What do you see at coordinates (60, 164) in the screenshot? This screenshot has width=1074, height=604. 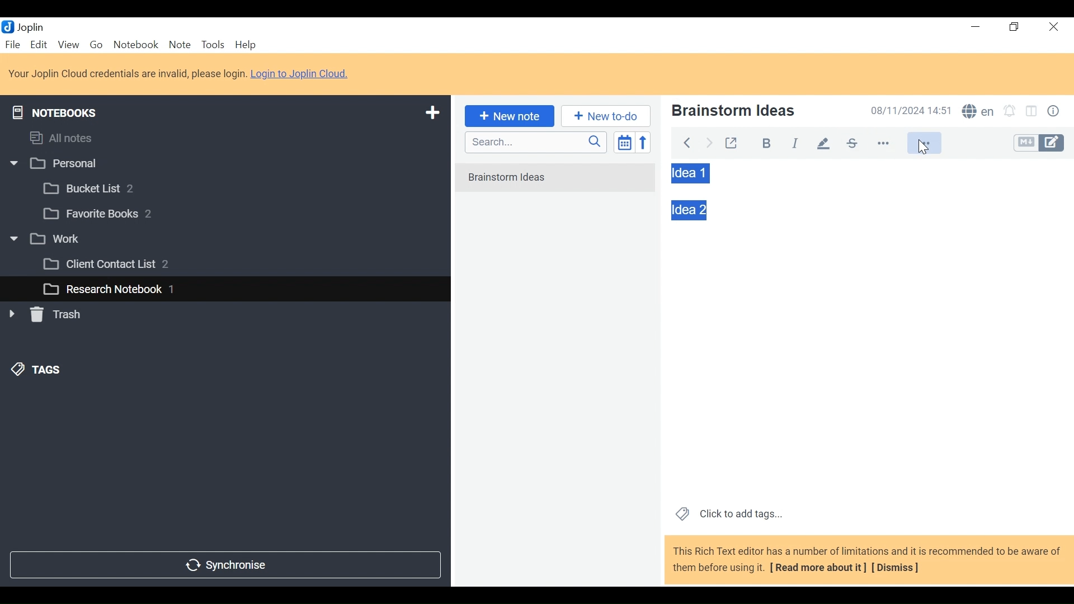 I see `w |] Personal` at bounding box center [60, 164].